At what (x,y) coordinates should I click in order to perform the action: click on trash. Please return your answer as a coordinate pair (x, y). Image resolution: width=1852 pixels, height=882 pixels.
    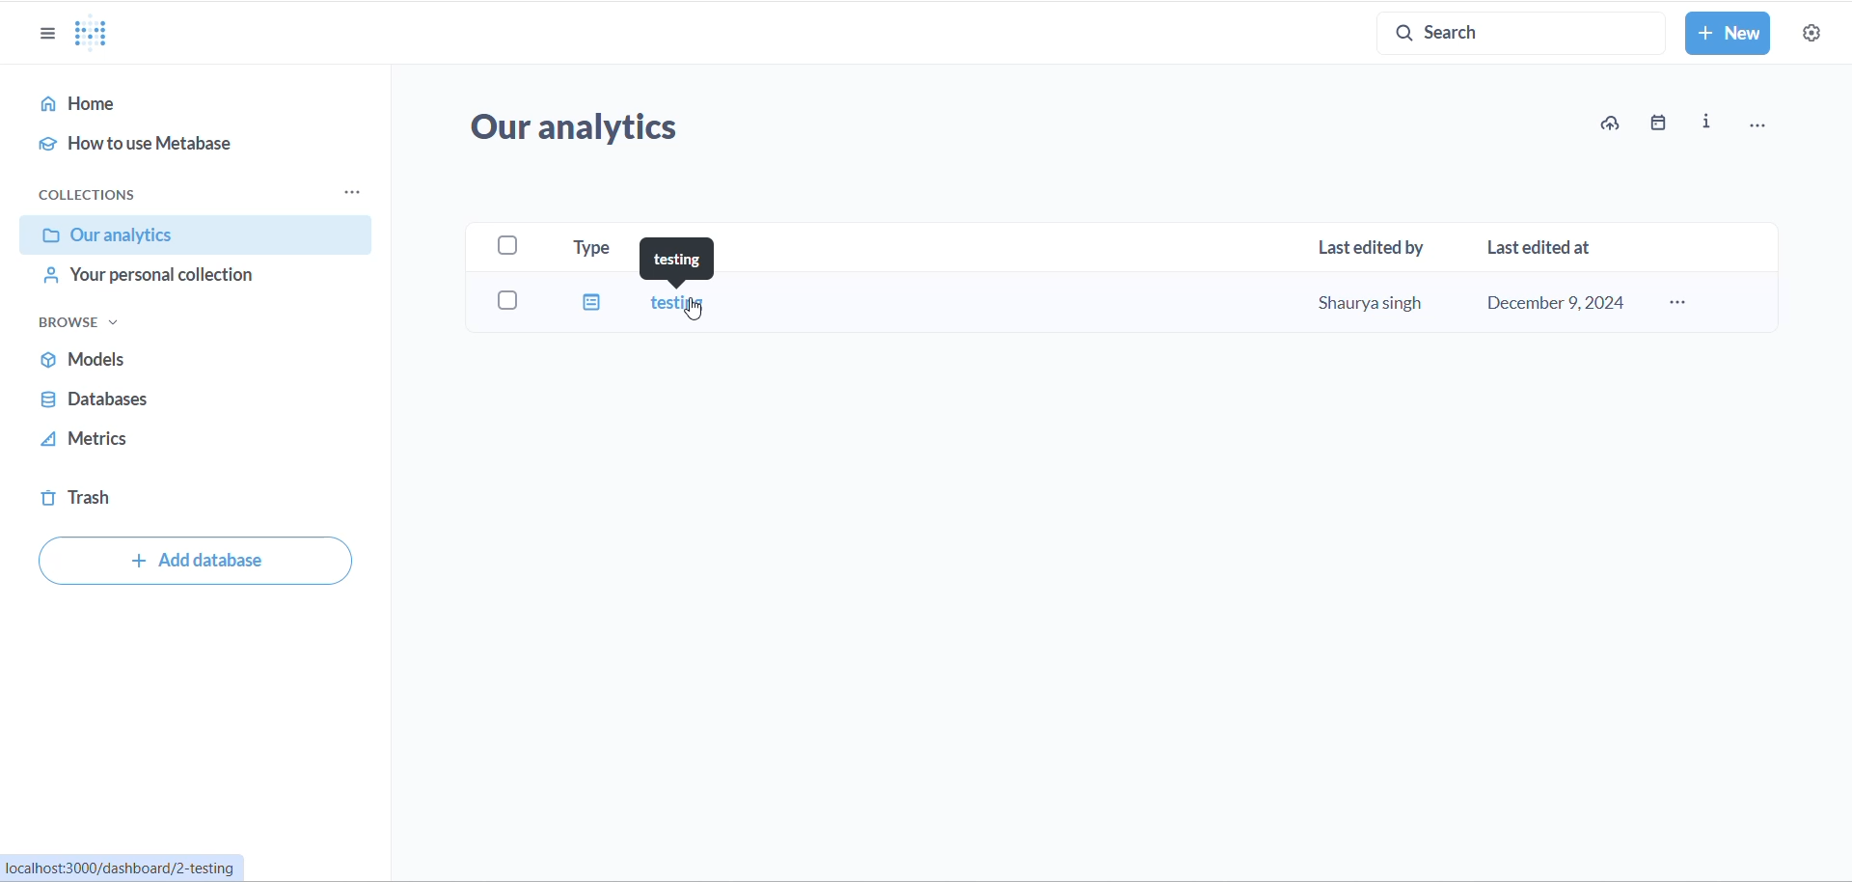
    Looking at the image, I should click on (167, 498).